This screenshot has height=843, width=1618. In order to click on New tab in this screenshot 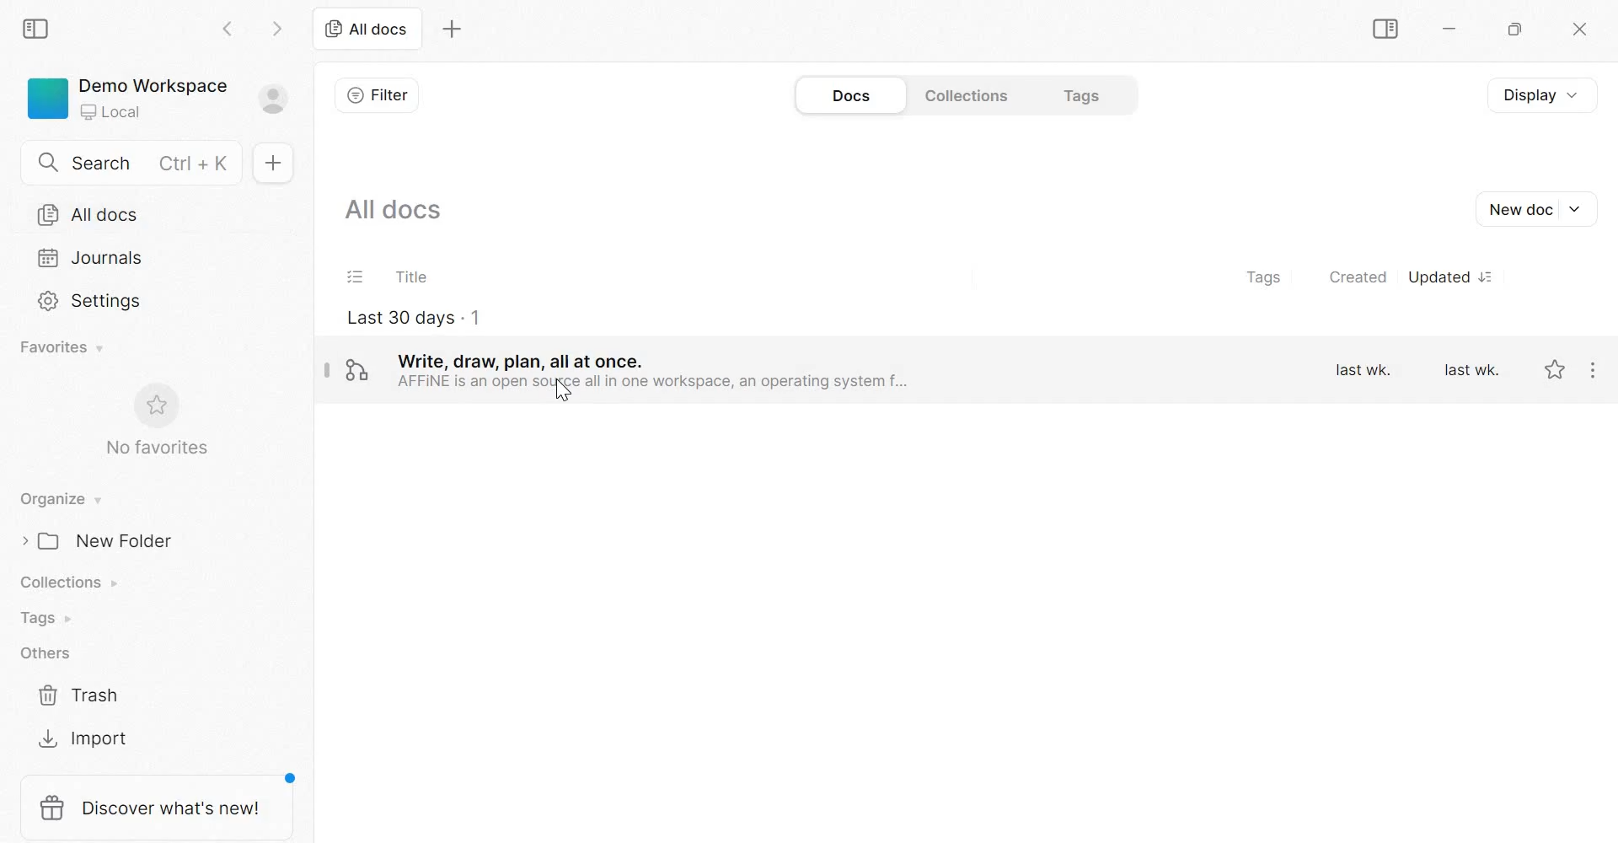, I will do `click(451, 29)`.